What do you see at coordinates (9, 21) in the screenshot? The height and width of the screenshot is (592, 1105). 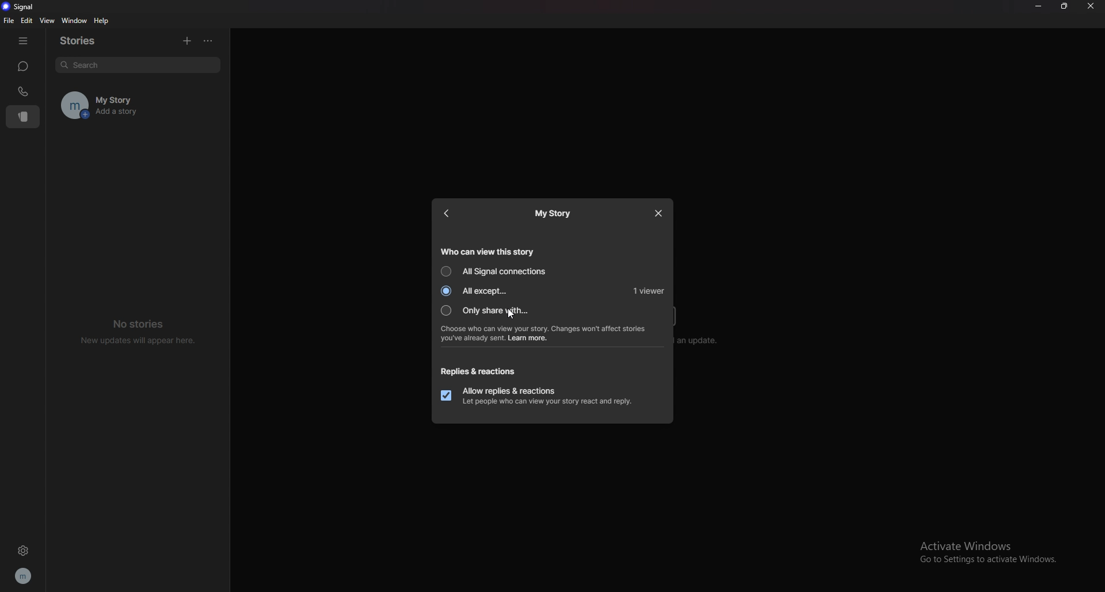 I see `file` at bounding box center [9, 21].